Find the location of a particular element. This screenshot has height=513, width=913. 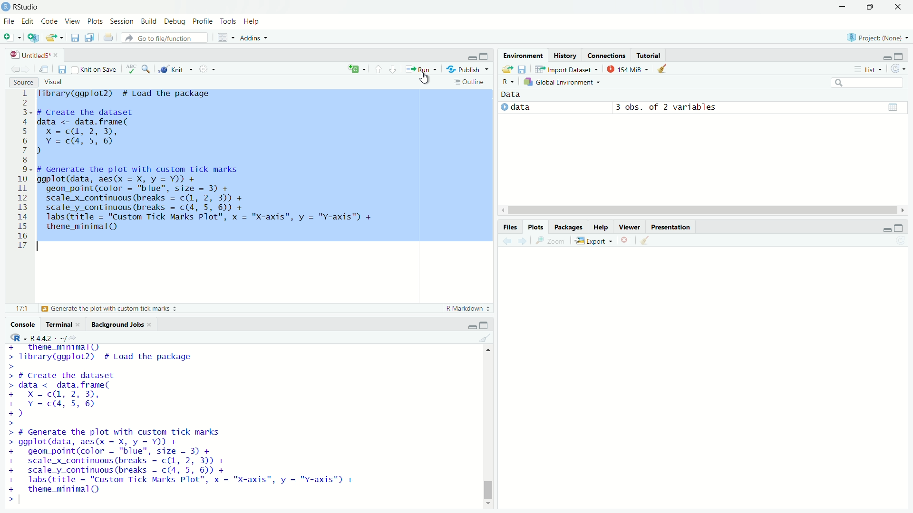

move left is located at coordinates (502, 210).